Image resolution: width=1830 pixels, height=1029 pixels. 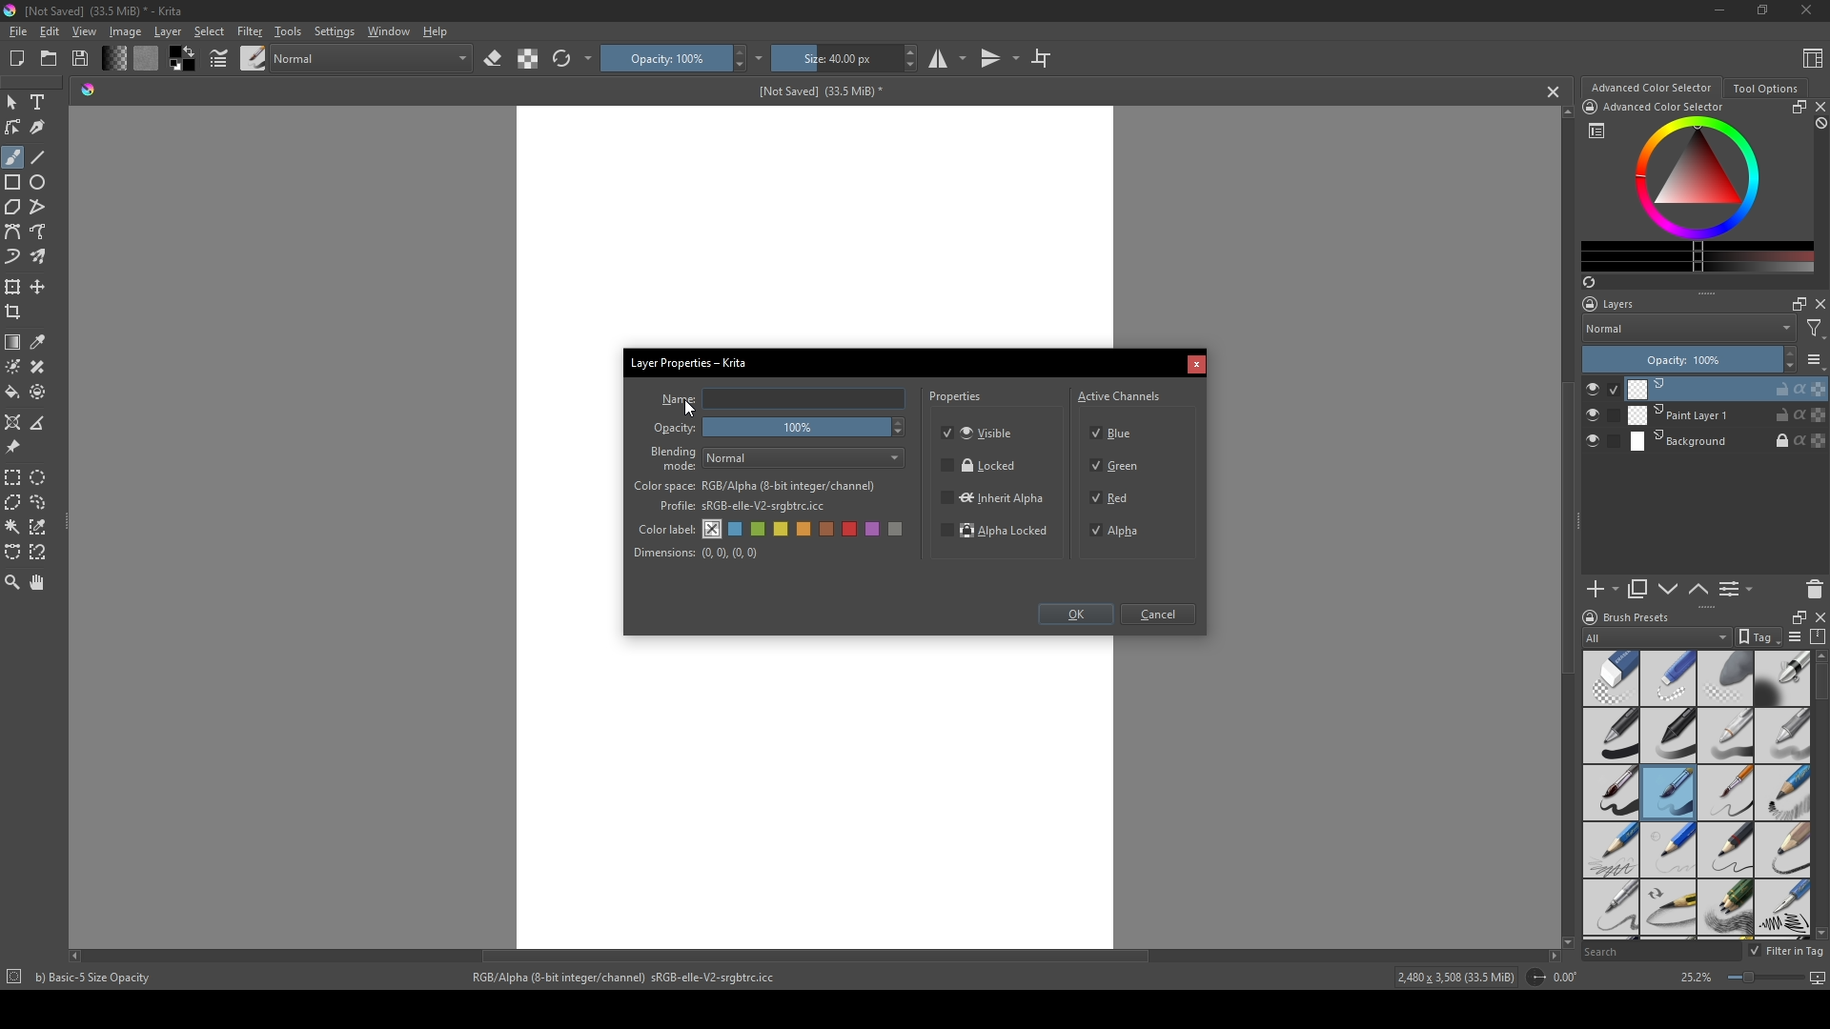 I want to click on Layer, so click(x=168, y=31).